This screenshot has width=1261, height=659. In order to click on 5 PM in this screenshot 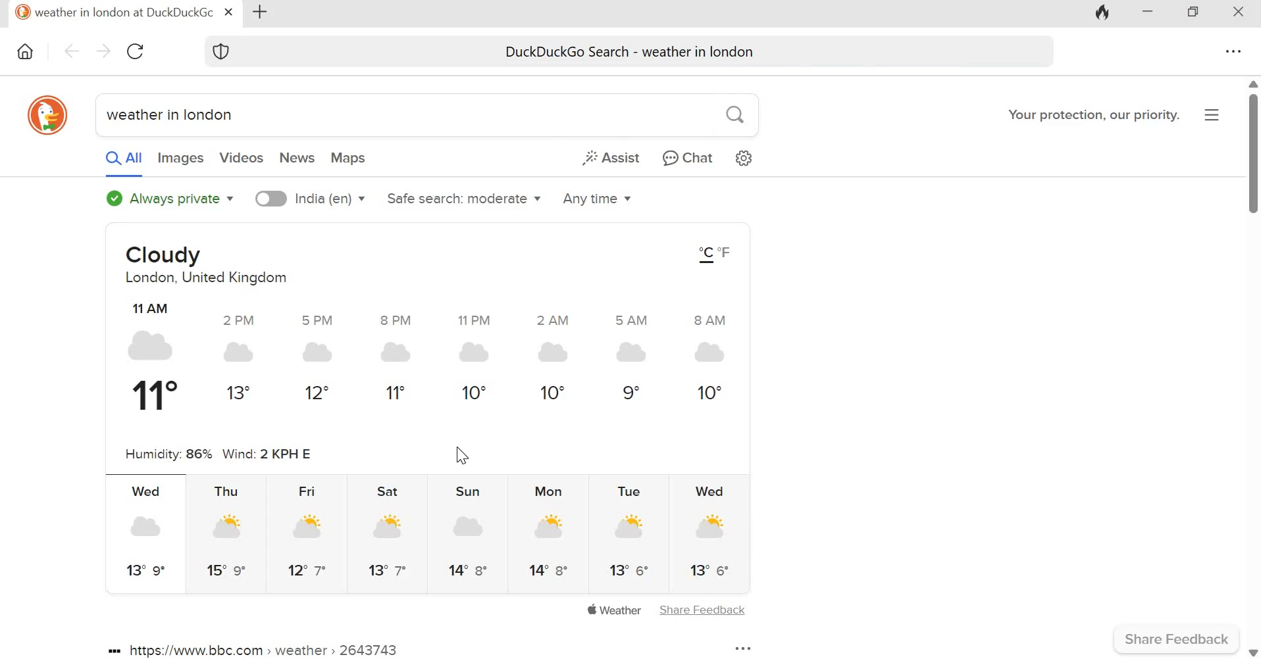, I will do `click(317, 320)`.